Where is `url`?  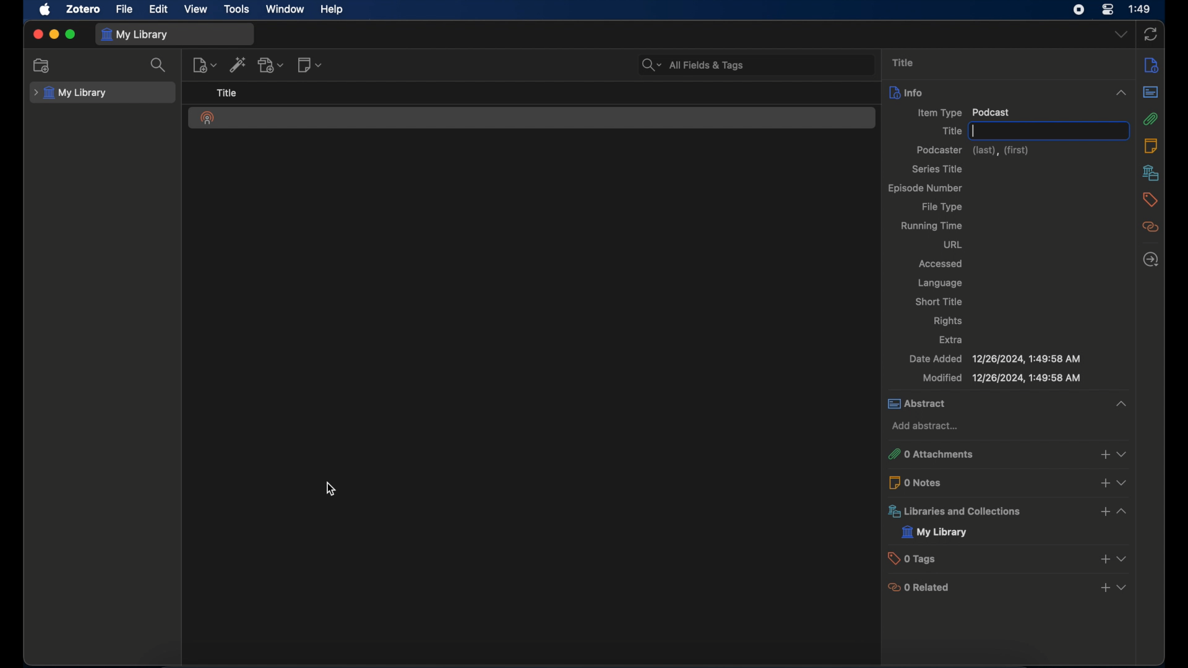
url is located at coordinates (954, 246).